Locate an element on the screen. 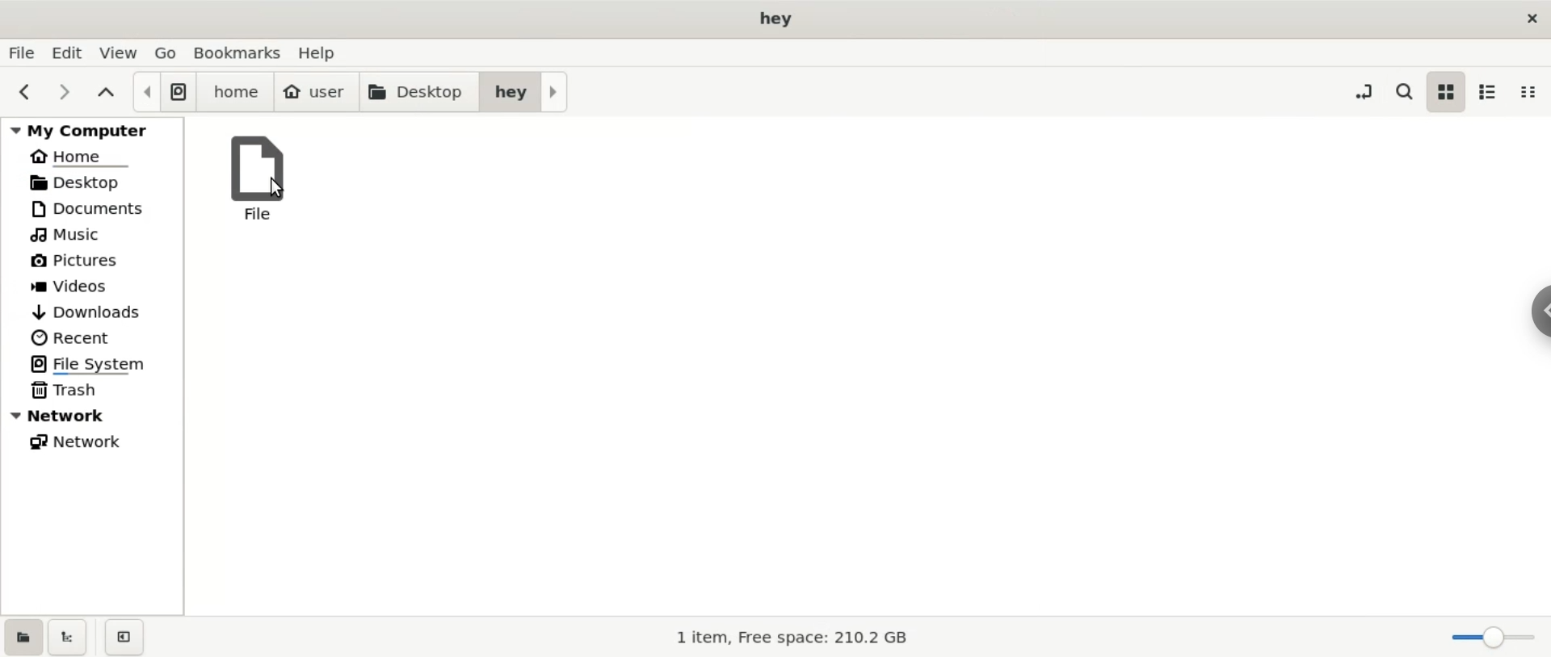 This screenshot has width=1551, height=657. storage is located at coordinates (779, 636).